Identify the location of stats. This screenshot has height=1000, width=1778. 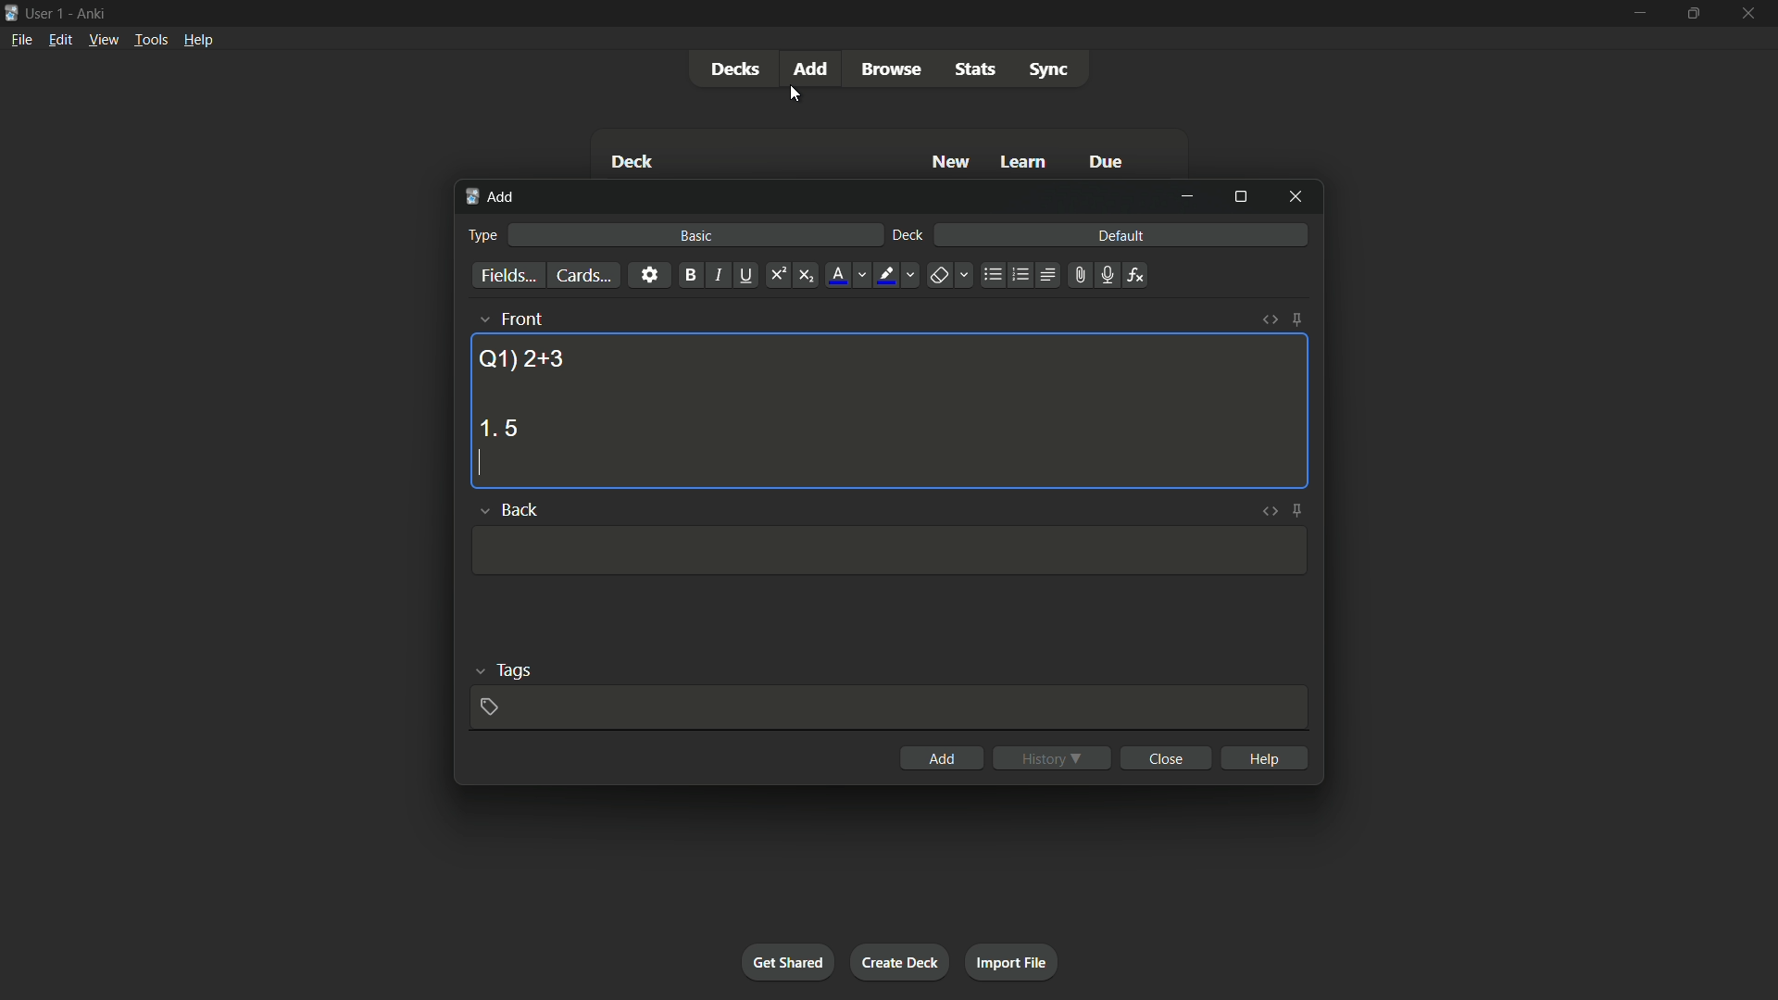
(977, 69).